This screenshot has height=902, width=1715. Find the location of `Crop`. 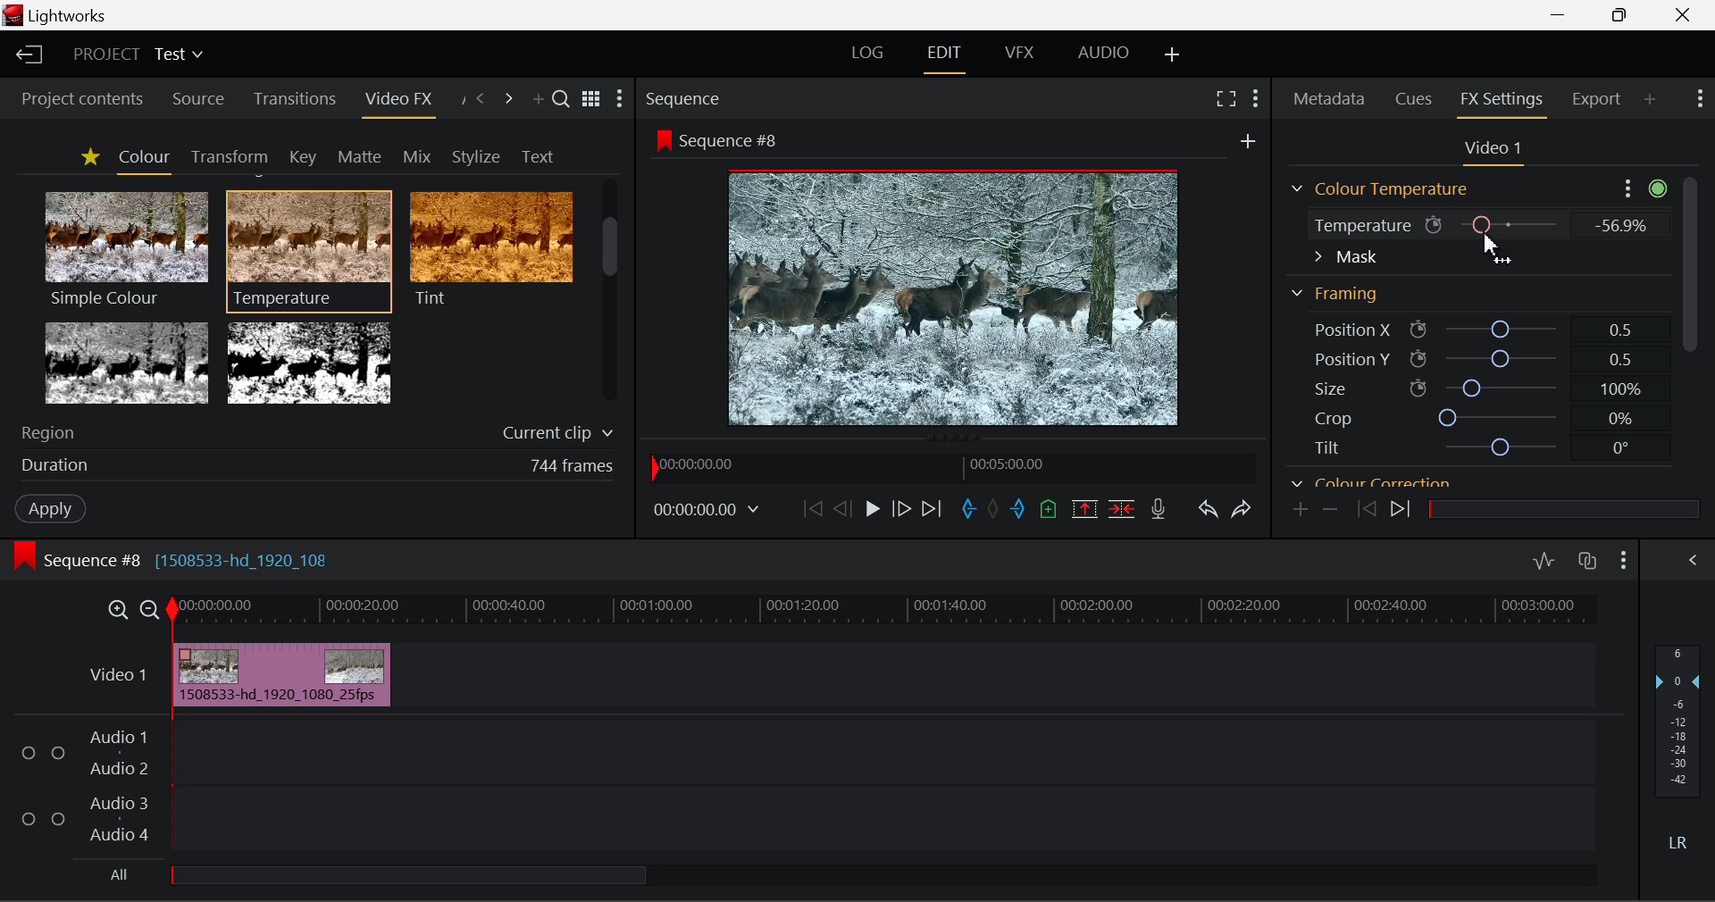

Crop is located at coordinates (1333, 417).